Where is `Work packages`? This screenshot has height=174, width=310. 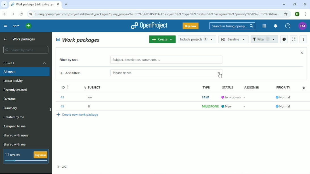 Work packages is located at coordinates (78, 40).